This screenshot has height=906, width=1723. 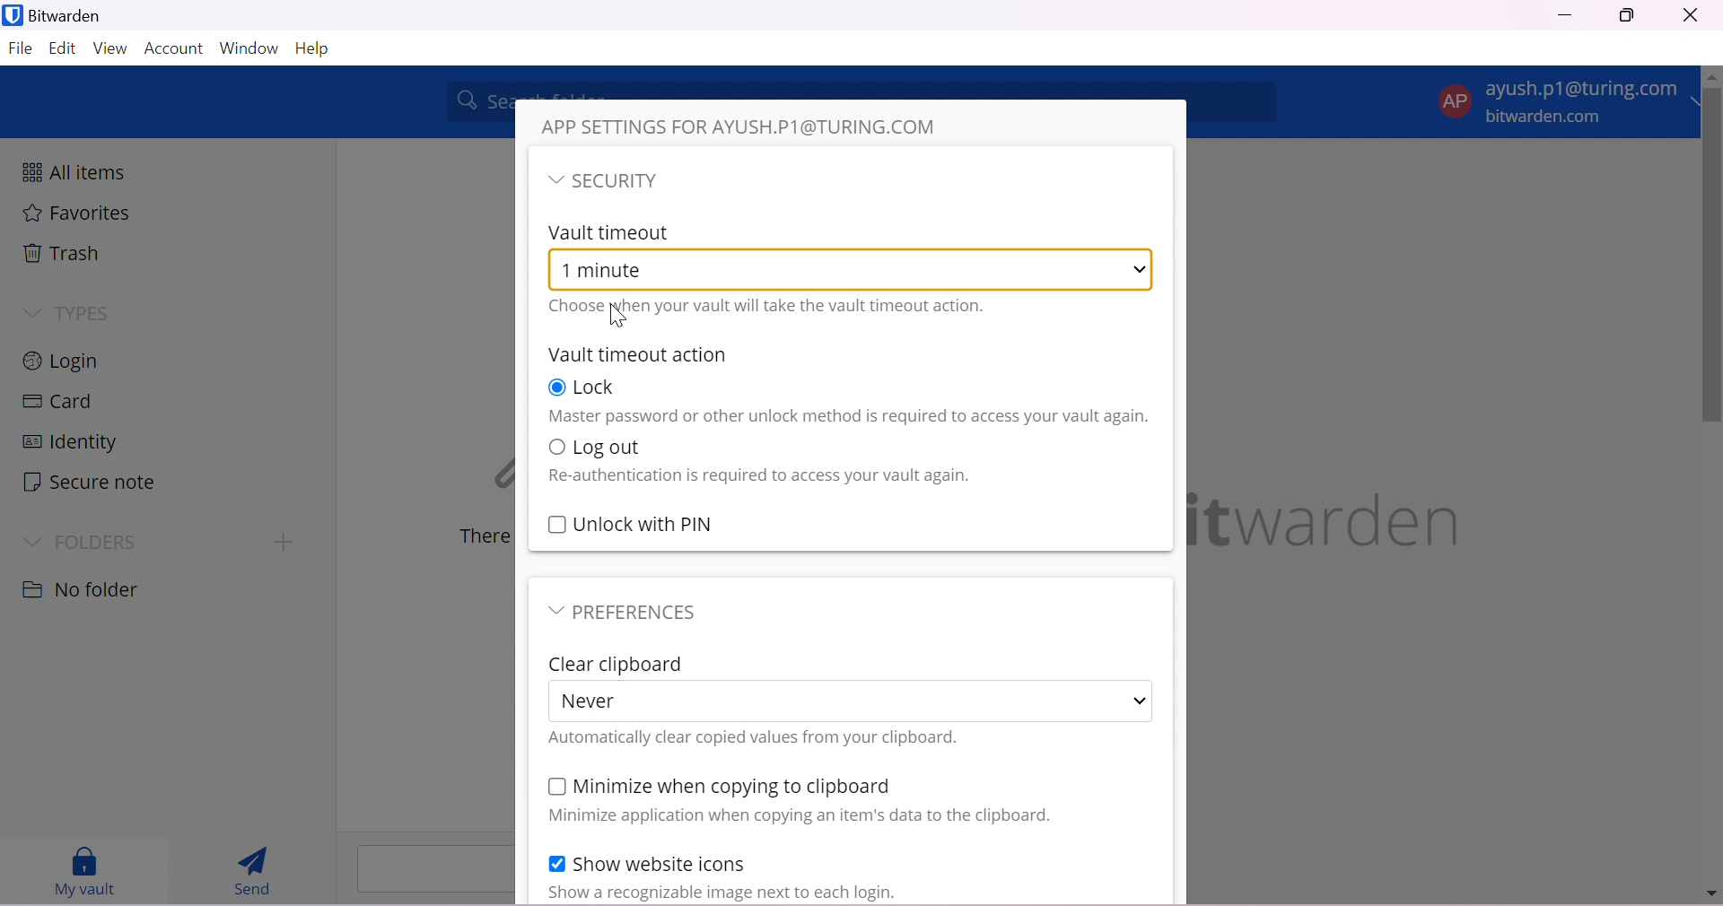 I want to click on move up, so click(x=1712, y=78).